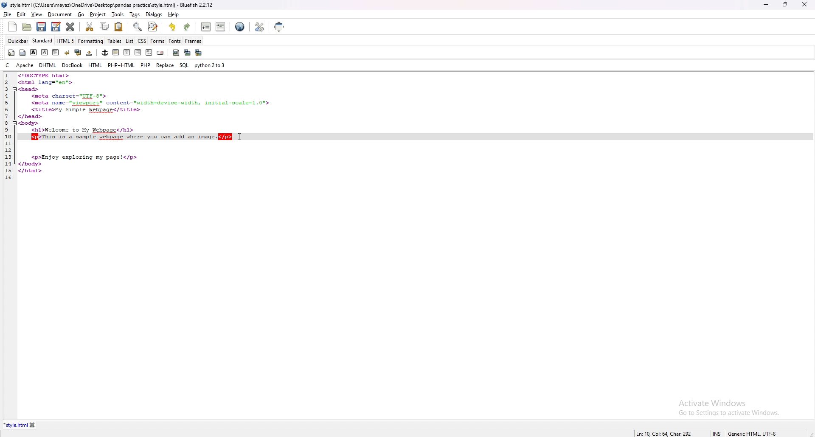 The width and height of the screenshot is (815, 437). I want to click on right justify, so click(138, 53).